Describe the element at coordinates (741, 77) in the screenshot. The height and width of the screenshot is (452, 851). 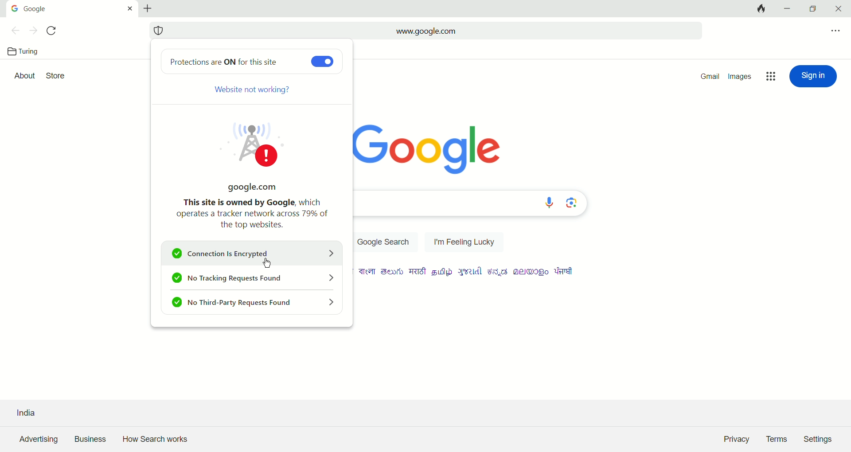
I see `images` at that location.